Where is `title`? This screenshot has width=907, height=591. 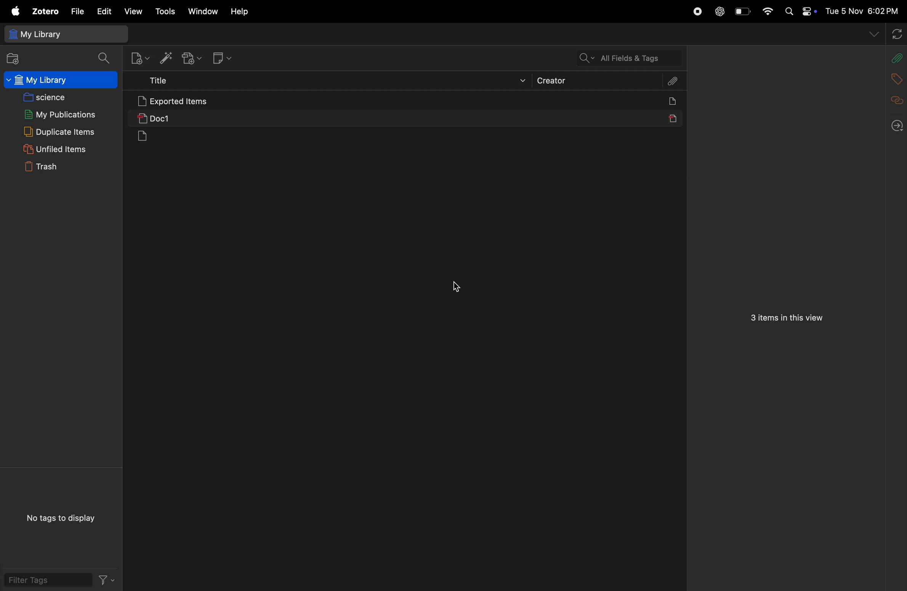 title is located at coordinates (323, 81).